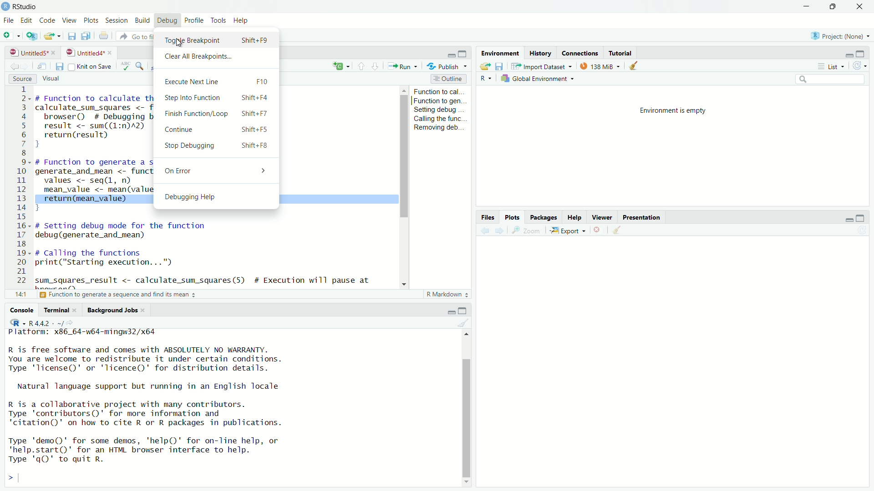  What do you see at coordinates (92, 185) in the screenshot?
I see `code of function to generate a sequence and find its mean` at bounding box center [92, 185].